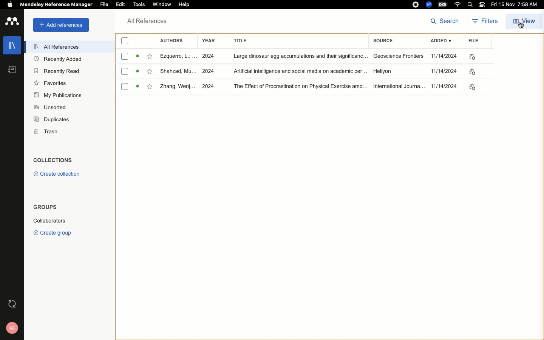 The height and width of the screenshot is (340, 544). What do you see at coordinates (57, 60) in the screenshot?
I see `Recently added` at bounding box center [57, 60].